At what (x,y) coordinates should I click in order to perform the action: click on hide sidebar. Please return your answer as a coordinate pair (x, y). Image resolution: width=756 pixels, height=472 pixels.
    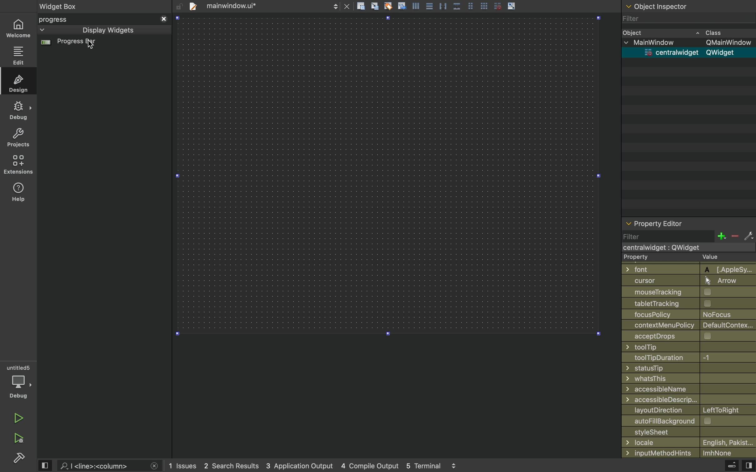
    Looking at the image, I should click on (726, 466).